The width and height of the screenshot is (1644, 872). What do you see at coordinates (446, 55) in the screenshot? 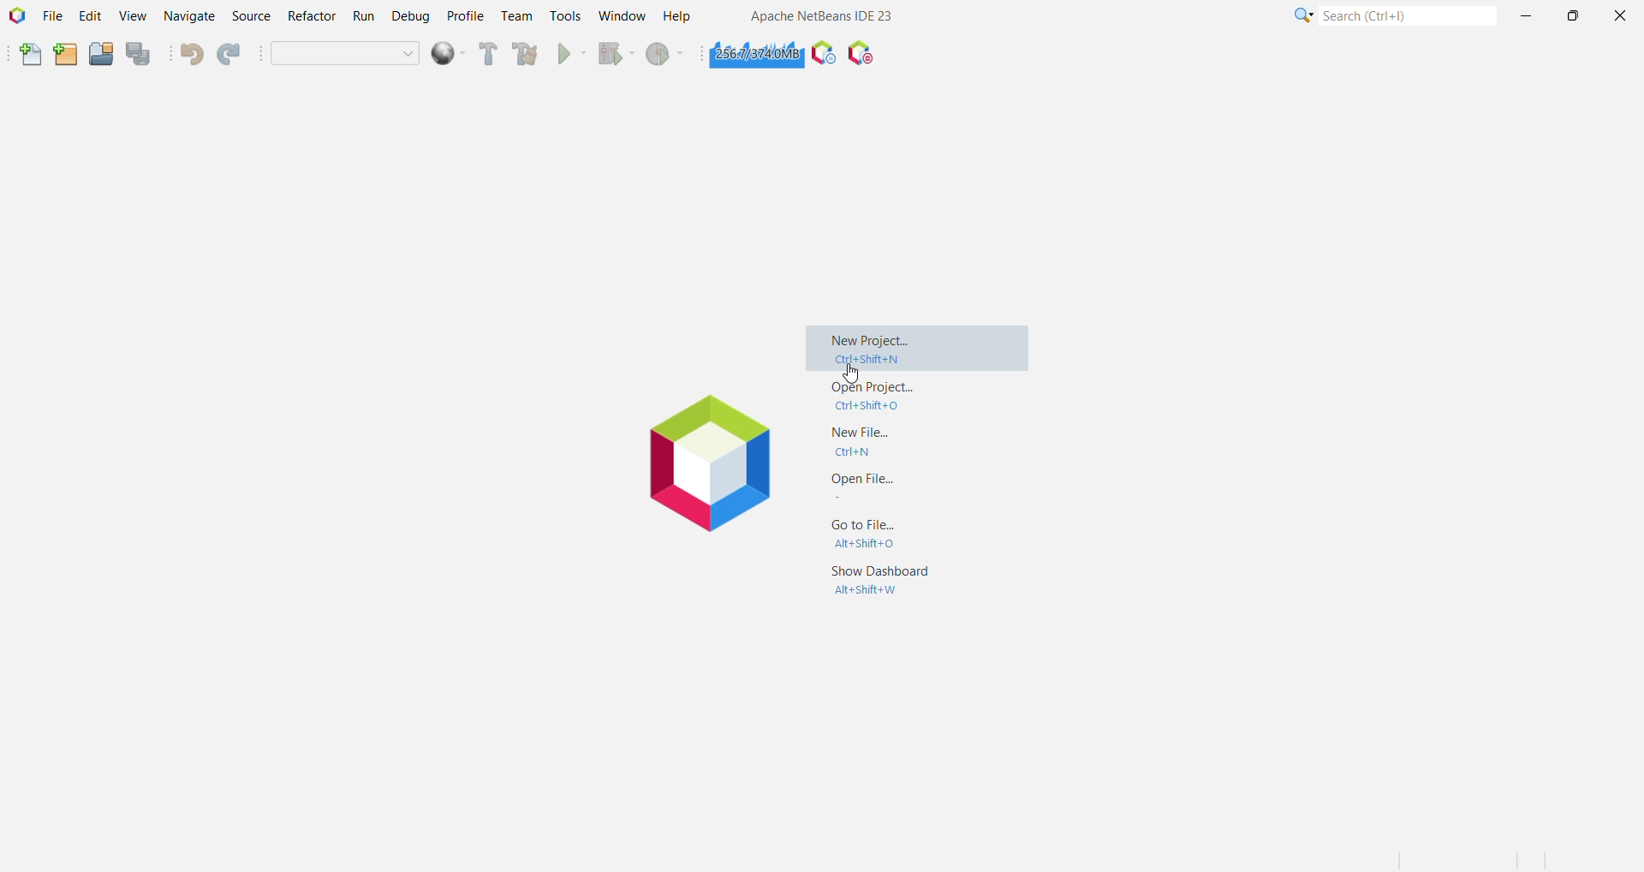
I see `deploy` at bounding box center [446, 55].